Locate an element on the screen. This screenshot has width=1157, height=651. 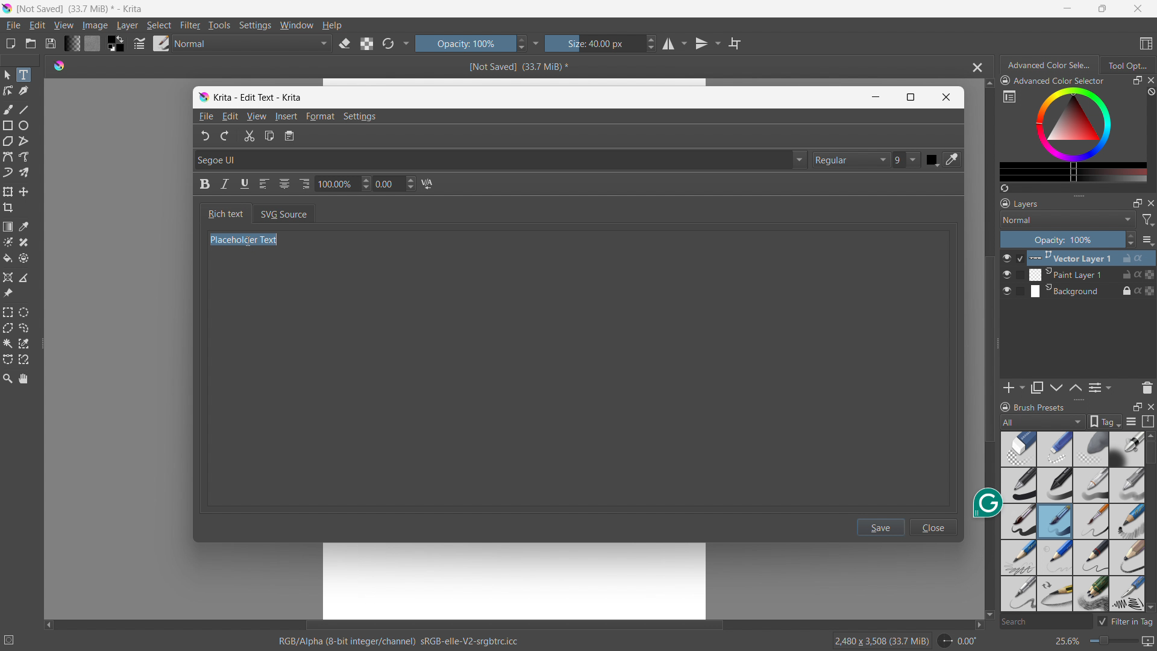
filter is located at coordinates (190, 25).